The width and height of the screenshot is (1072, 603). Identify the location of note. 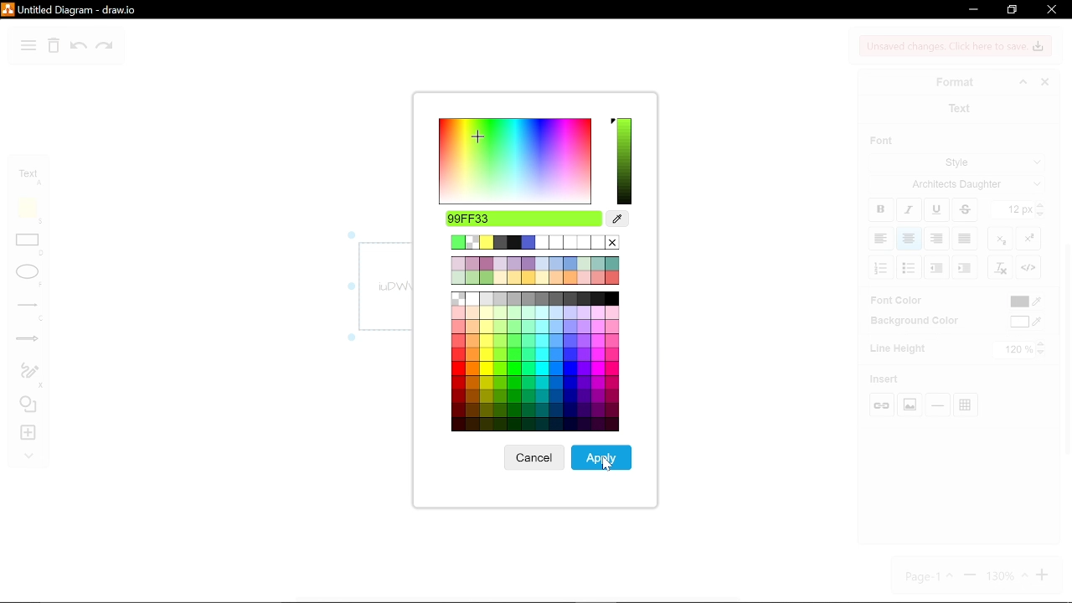
(24, 208).